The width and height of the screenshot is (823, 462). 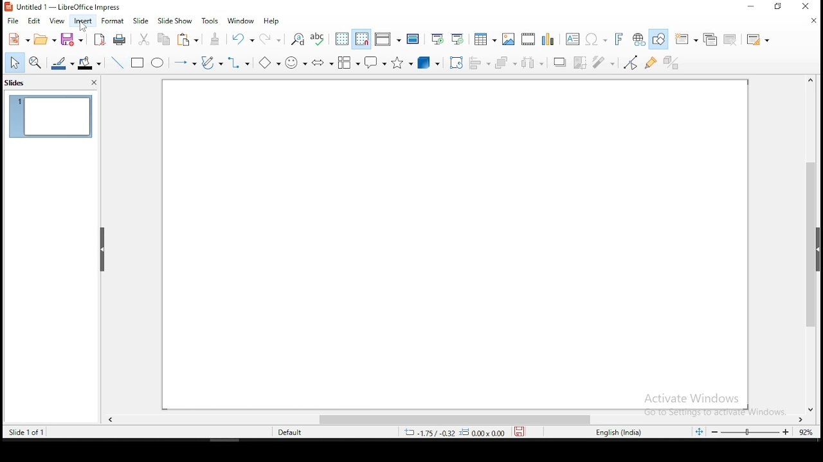 What do you see at coordinates (166, 40) in the screenshot?
I see `copy` at bounding box center [166, 40].